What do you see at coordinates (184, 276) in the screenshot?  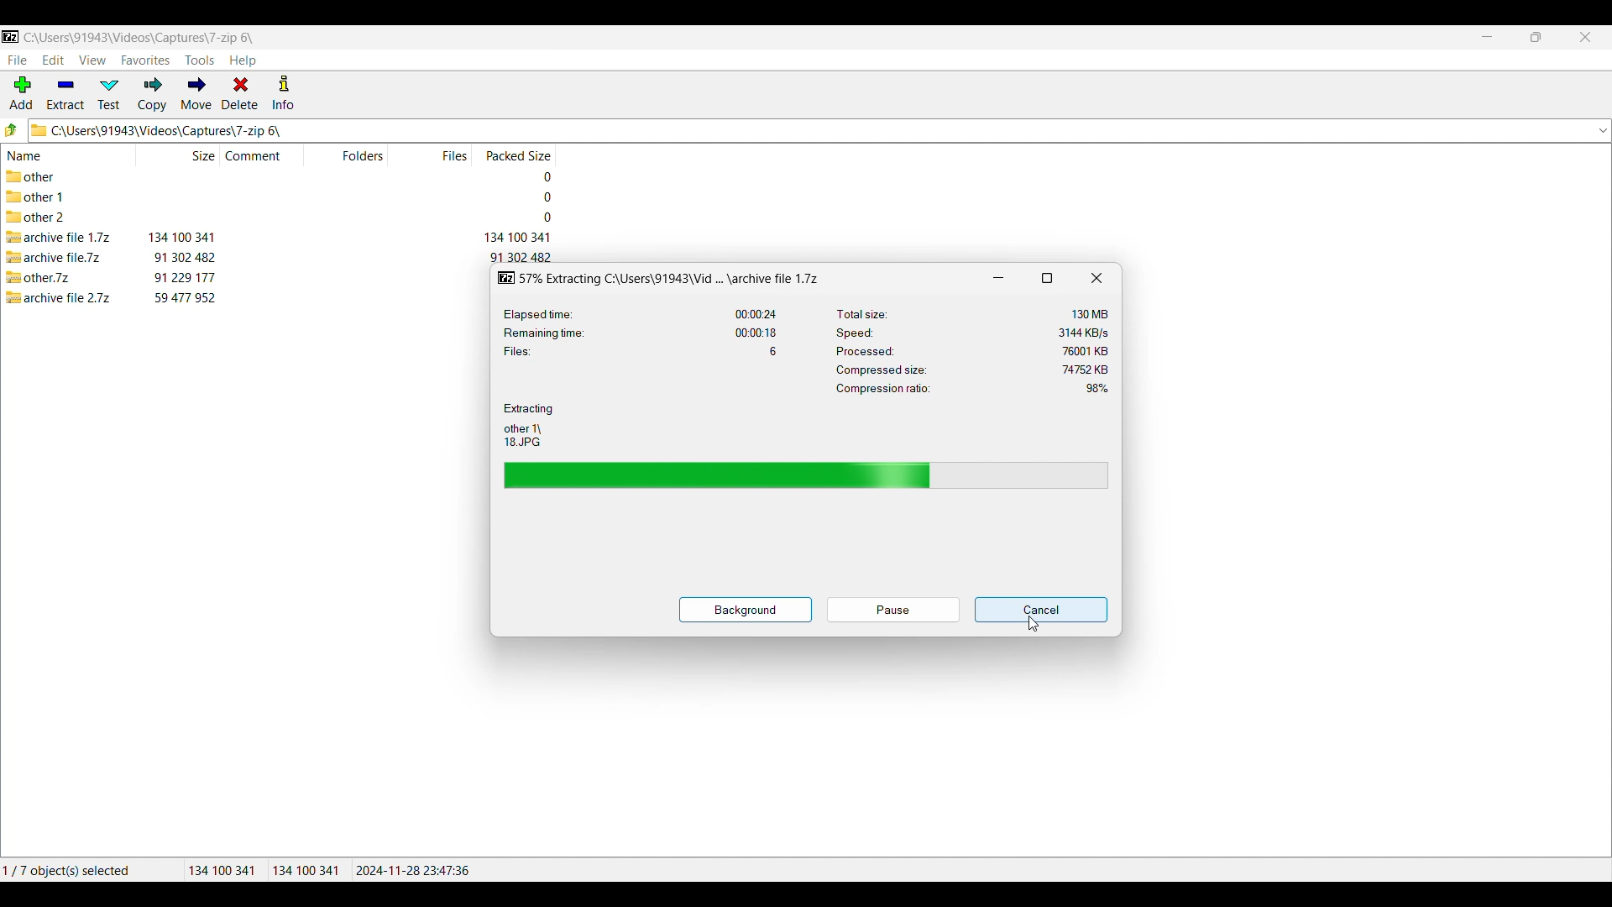 I see `size` at bounding box center [184, 276].